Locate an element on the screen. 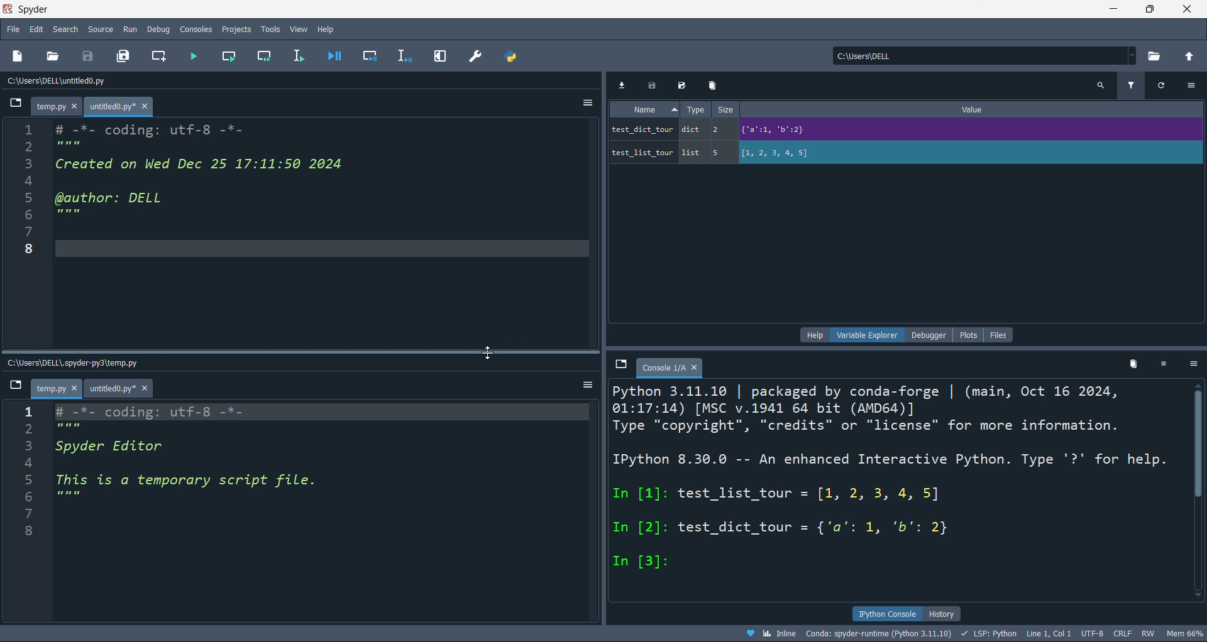 The image size is (1207, 642). expand pane is located at coordinates (441, 57).